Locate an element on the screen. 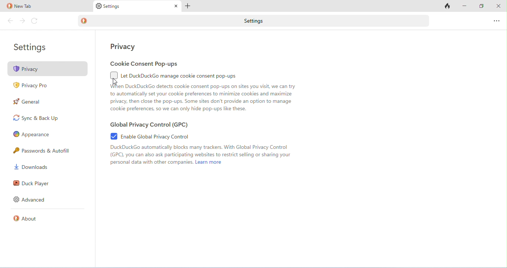 Image resolution: width=507 pixels, height=268 pixels. enable global privacy control is located at coordinates (150, 136).